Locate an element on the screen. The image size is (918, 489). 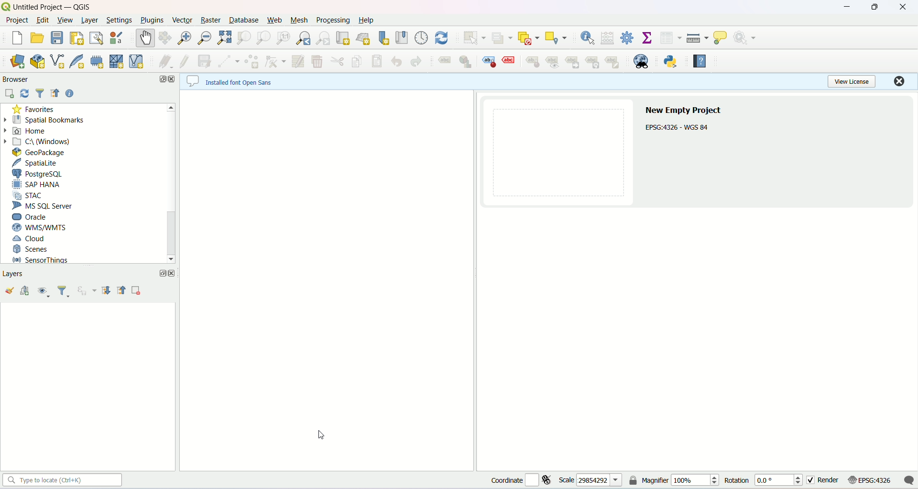
new geopackage layer is located at coordinates (38, 61).